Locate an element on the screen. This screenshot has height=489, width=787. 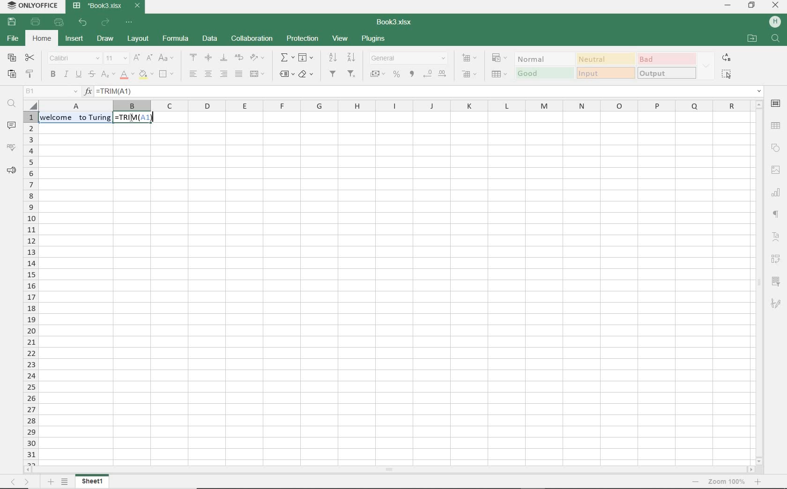
align center is located at coordinates (208, 74).